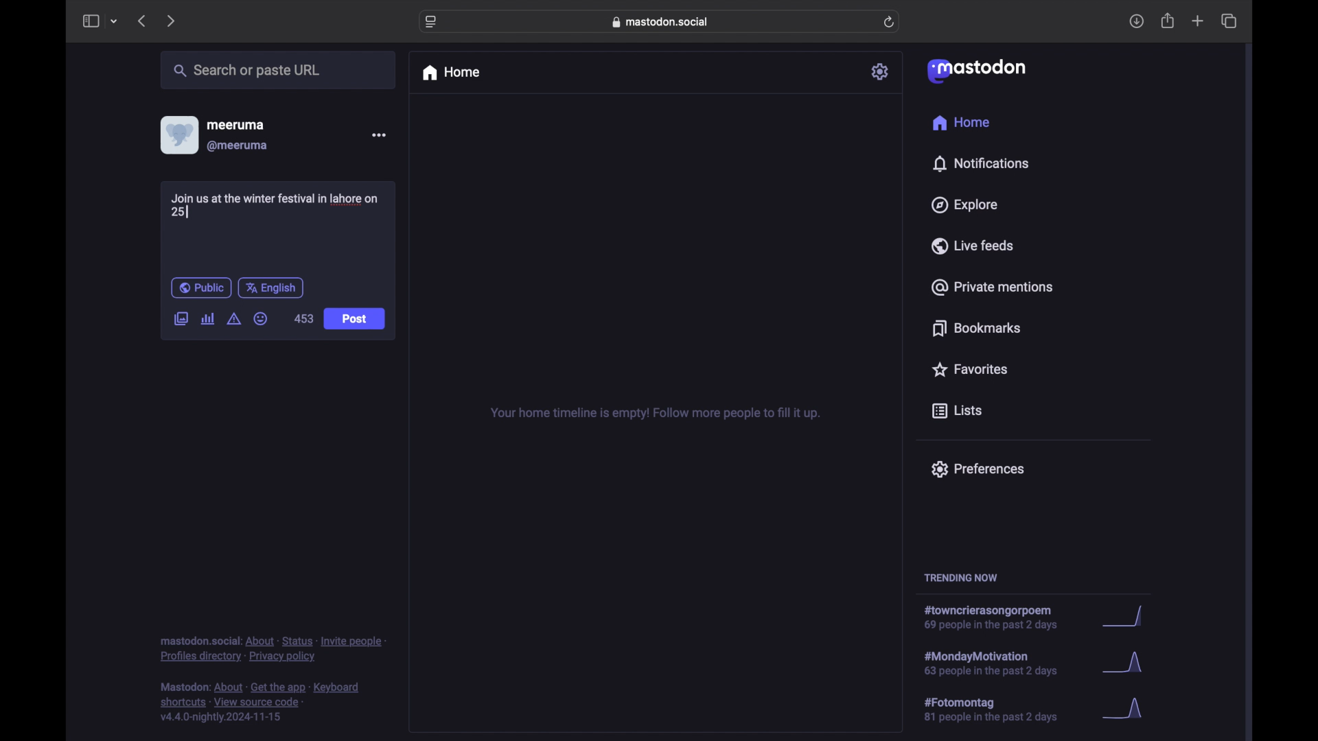 The image size is (1318, 741). Describe the element at coordinates (207, 318) in the screenshot. I see `add  poll` at that location.